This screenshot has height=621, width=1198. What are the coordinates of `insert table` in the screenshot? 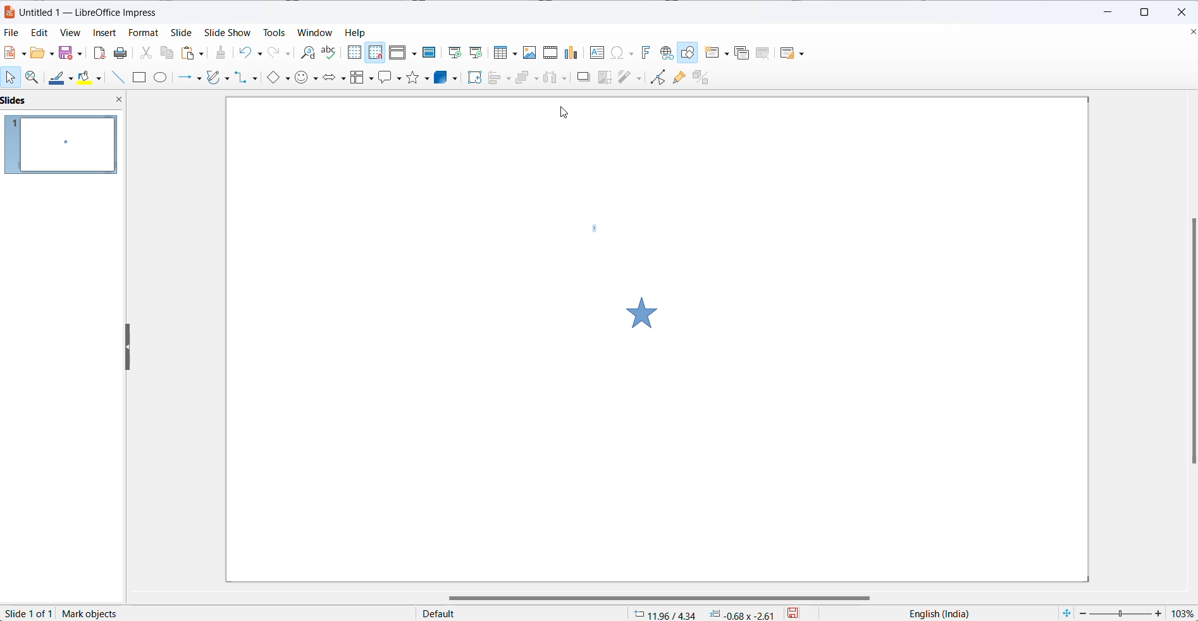 It's located at (503, 54).